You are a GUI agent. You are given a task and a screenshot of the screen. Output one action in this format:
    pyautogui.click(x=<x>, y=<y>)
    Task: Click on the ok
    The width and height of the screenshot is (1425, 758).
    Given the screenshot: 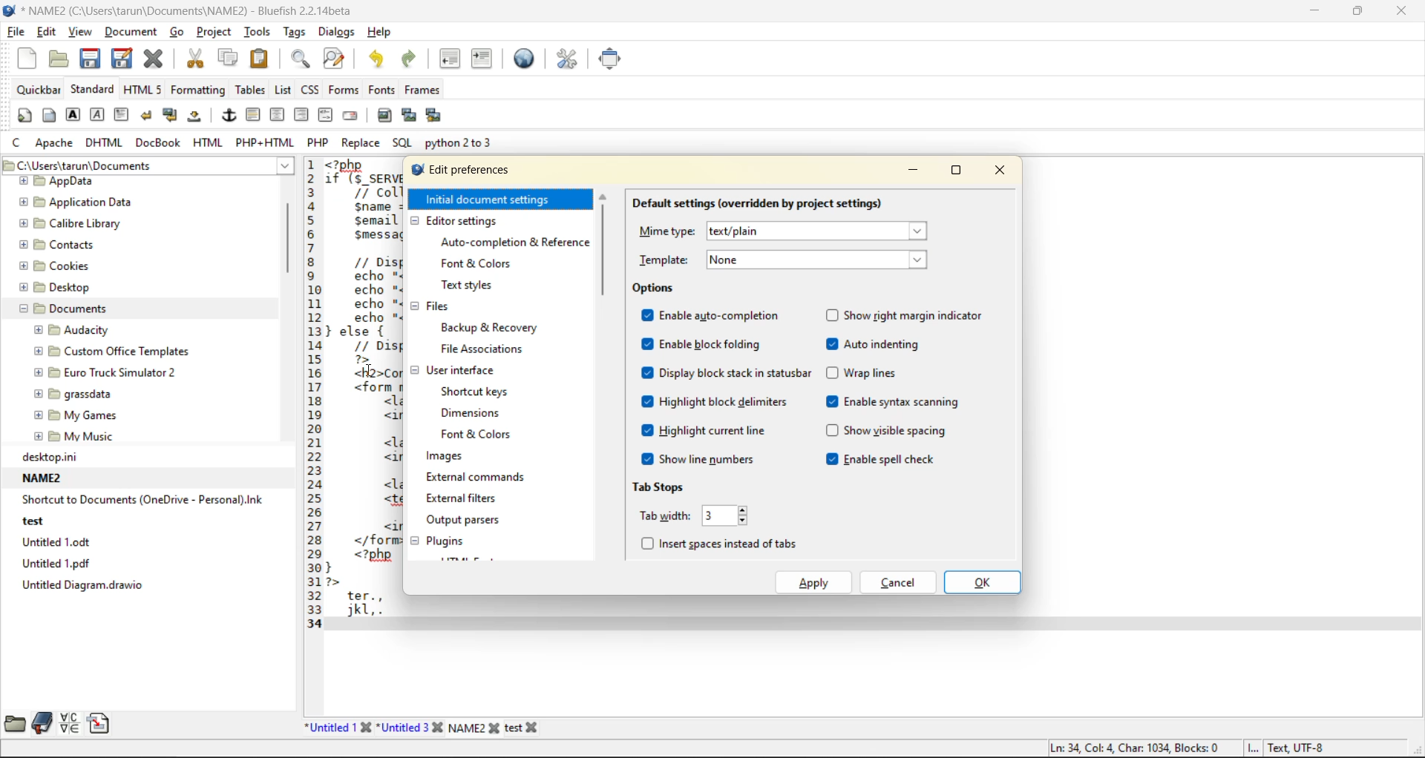 What is the action you would take?
    pyautogui.click(x=983, y=581)
    